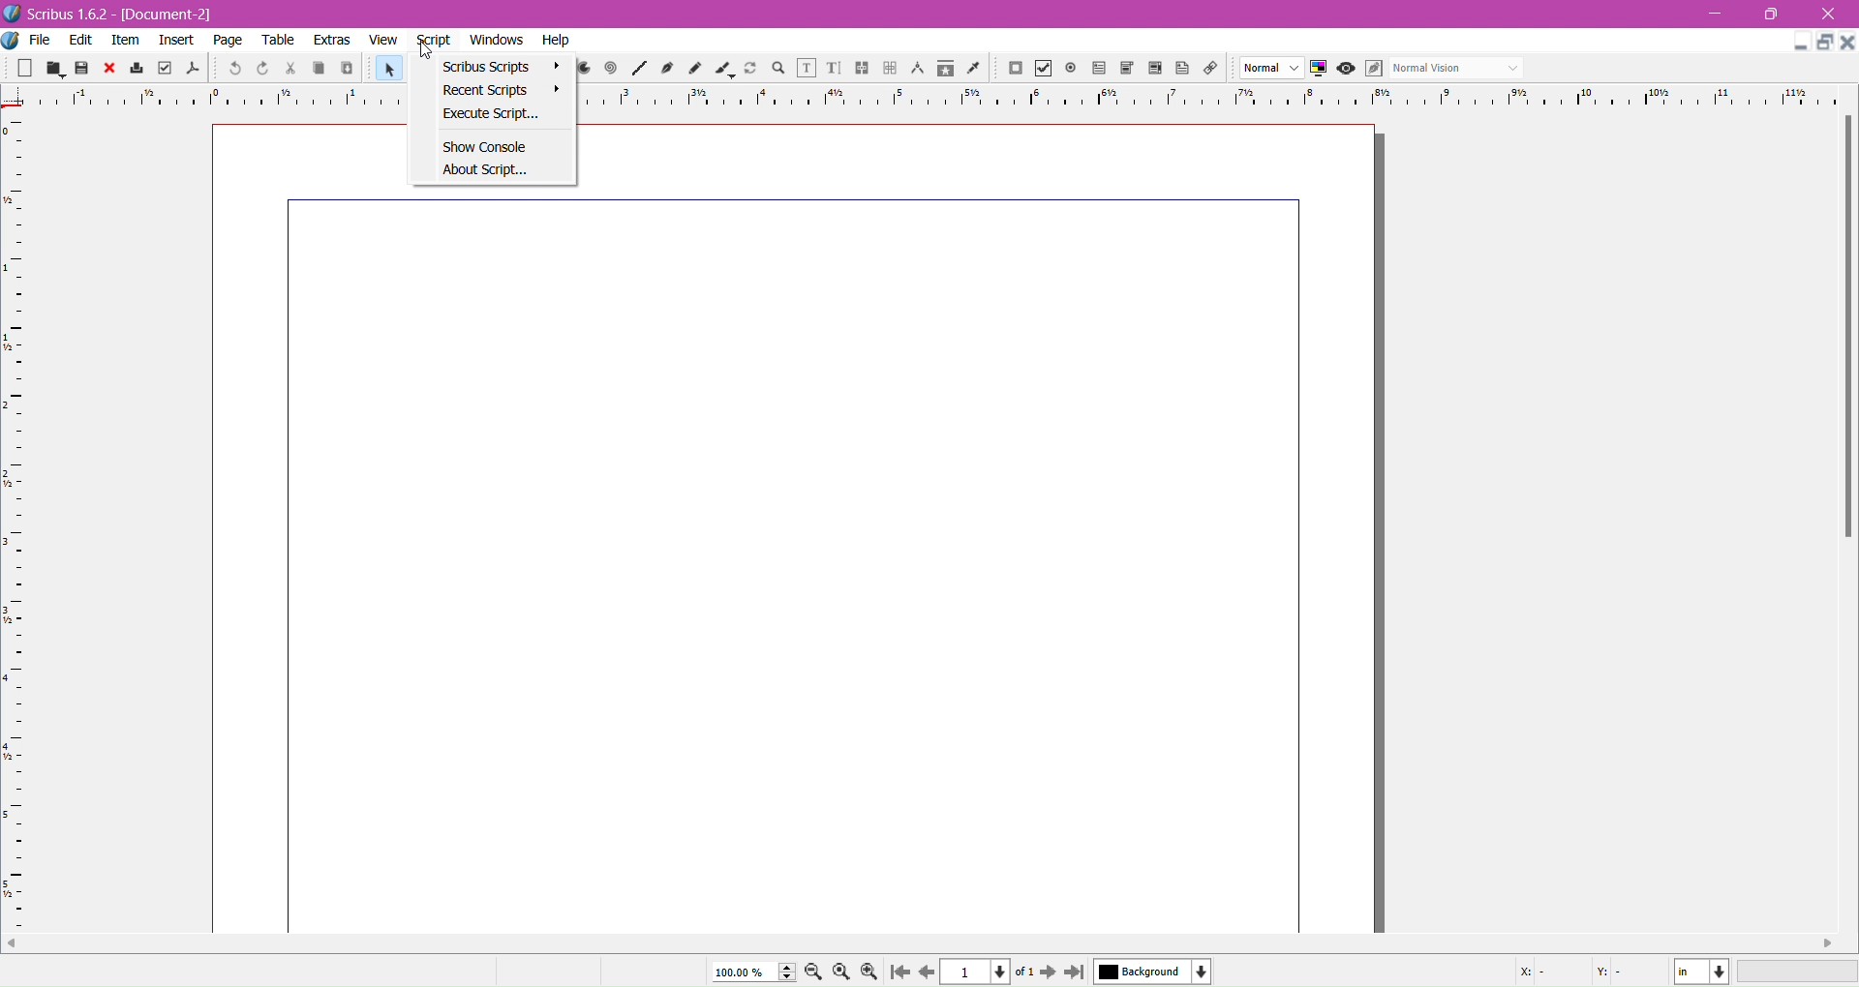 Image resolution: width=1859 pixels, height=987 pixels. What do you see at coordinates (383, 38) in the screenshot?
I see `View` at bounding box center [383, 38].